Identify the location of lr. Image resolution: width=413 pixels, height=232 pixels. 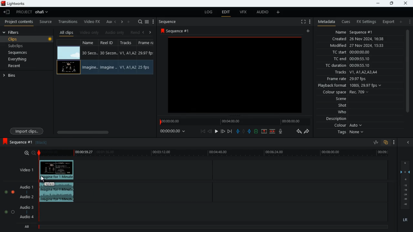
(403, 220).